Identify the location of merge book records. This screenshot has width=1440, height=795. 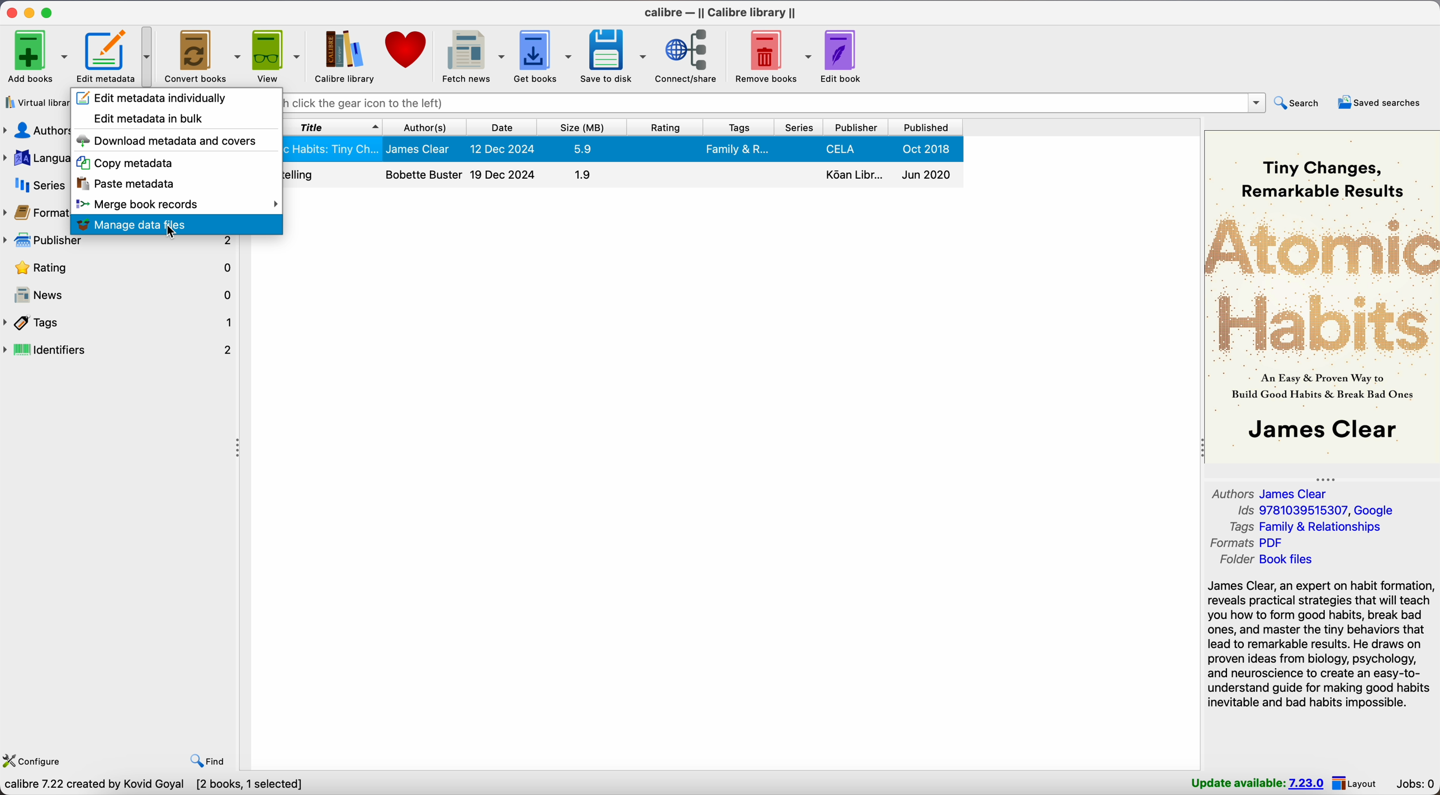
(178, 206).